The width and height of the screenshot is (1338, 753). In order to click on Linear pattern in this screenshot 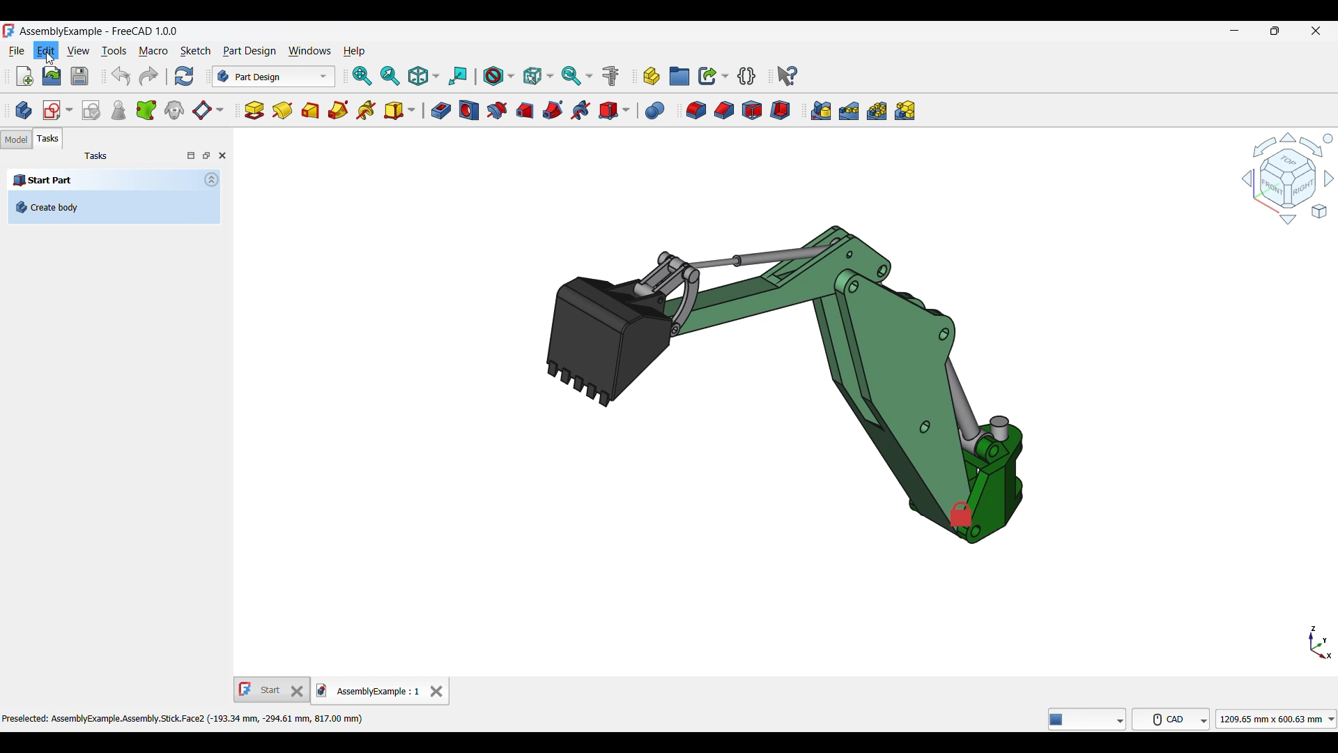, I will do `click(849, 111)`.